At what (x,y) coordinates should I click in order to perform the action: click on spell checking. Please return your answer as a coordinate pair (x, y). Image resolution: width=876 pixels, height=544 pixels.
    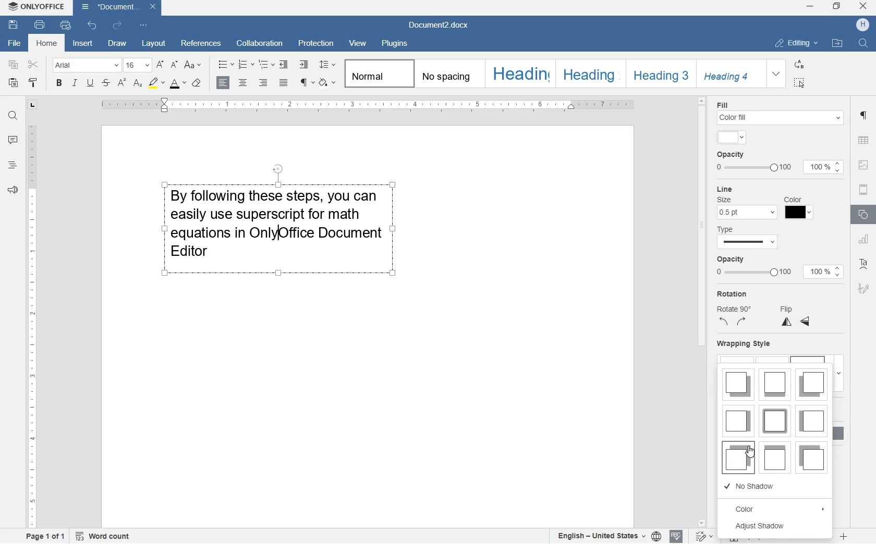
    Looking at the image, I should click on (676, 536).